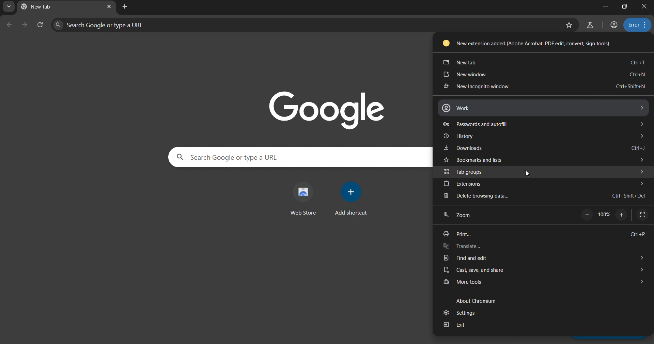 Image resolution: width=654 pixels, height=344 pixels. Describe the element at coordinates (542, 197) in the screenshot. I see `delete browsing data` at that location.